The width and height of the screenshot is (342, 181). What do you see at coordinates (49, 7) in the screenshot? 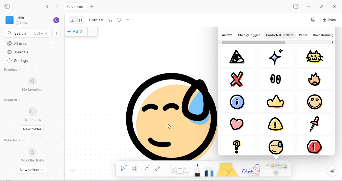
I see `go back` at bounding box center [49, 7].